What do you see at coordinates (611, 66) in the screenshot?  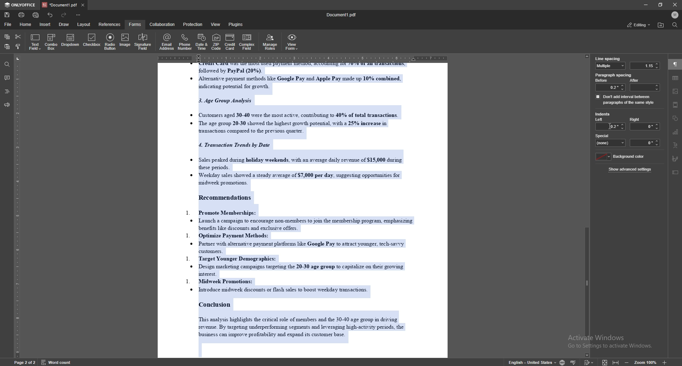 I see `line spacing type` at bounding box center [611, 66].